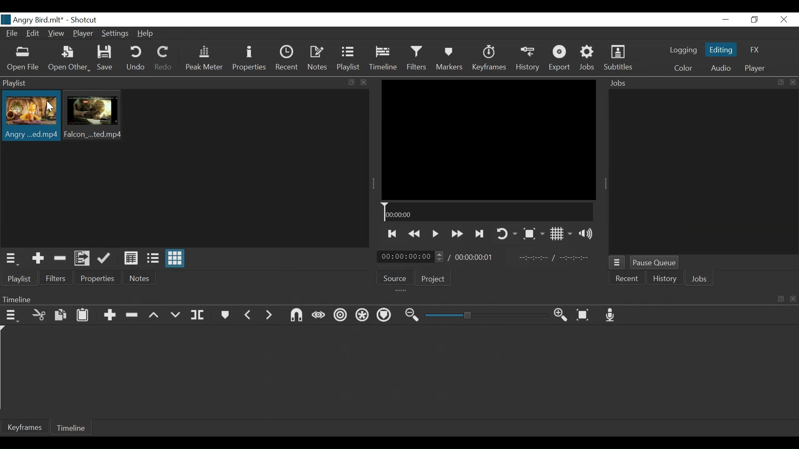 The image size is (799, 449). Describe the element at coordinates (140, 278) in the screenshot. I see `Notes` at that location.